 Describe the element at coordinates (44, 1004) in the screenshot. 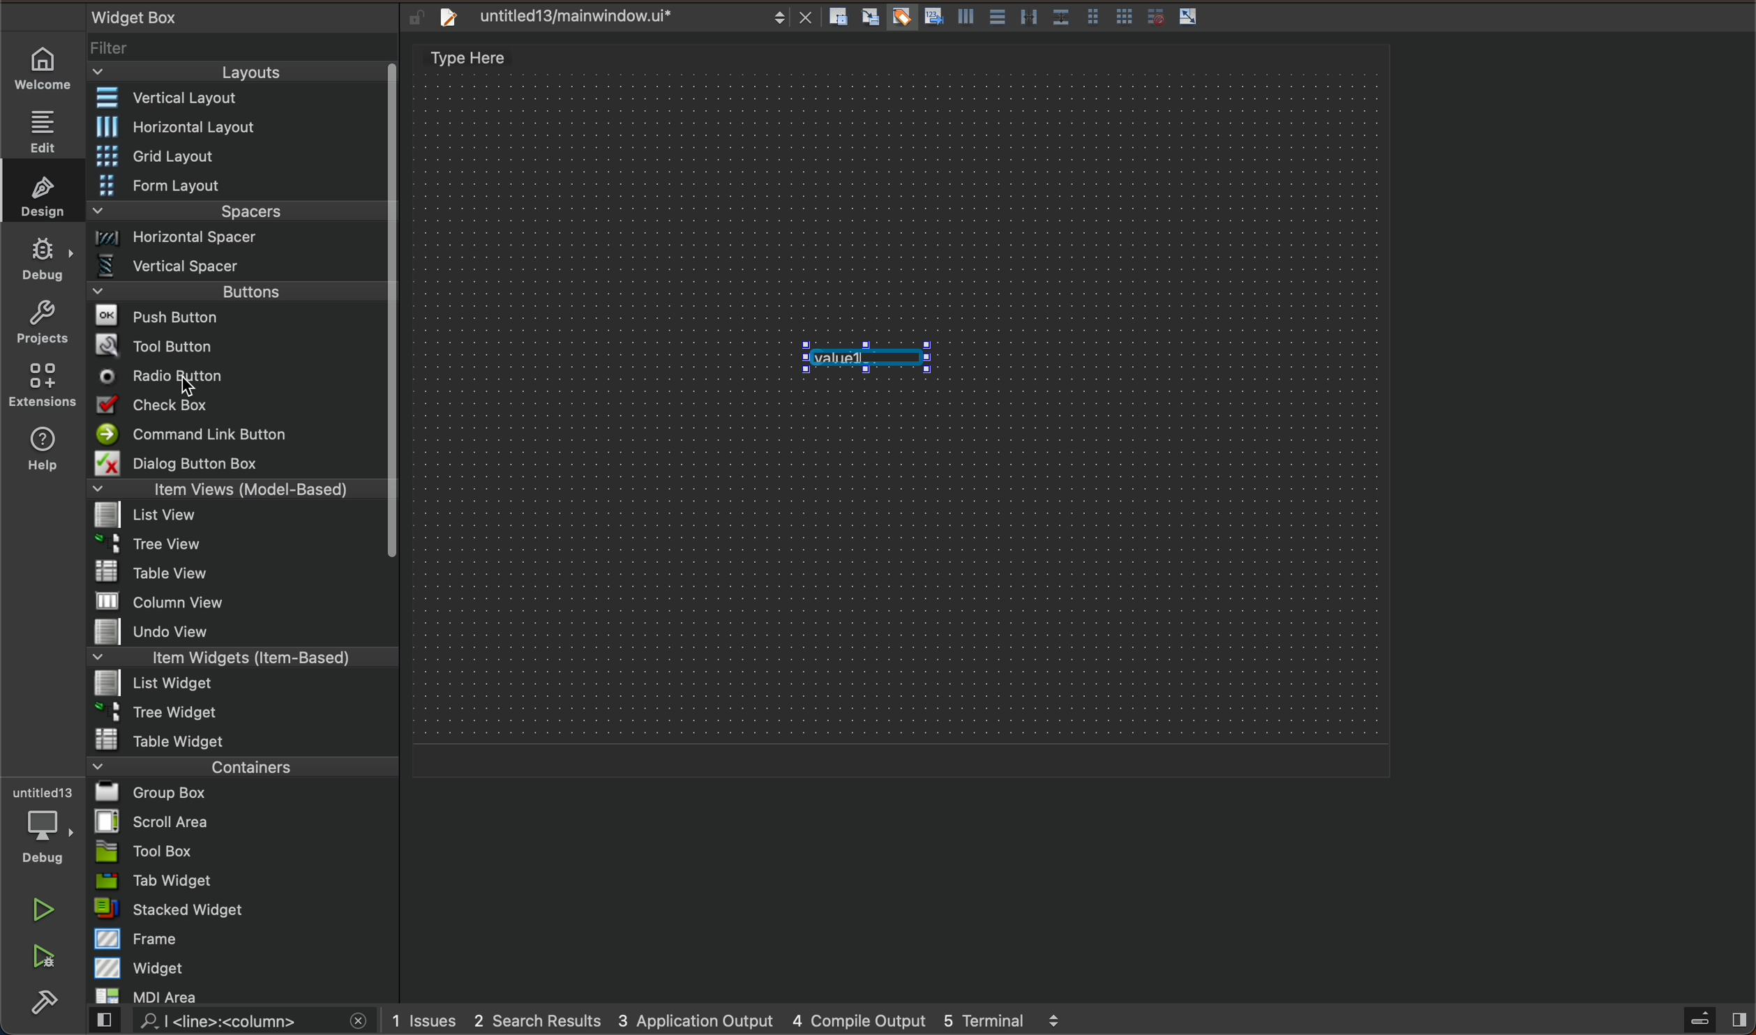

I see `build` at that location.